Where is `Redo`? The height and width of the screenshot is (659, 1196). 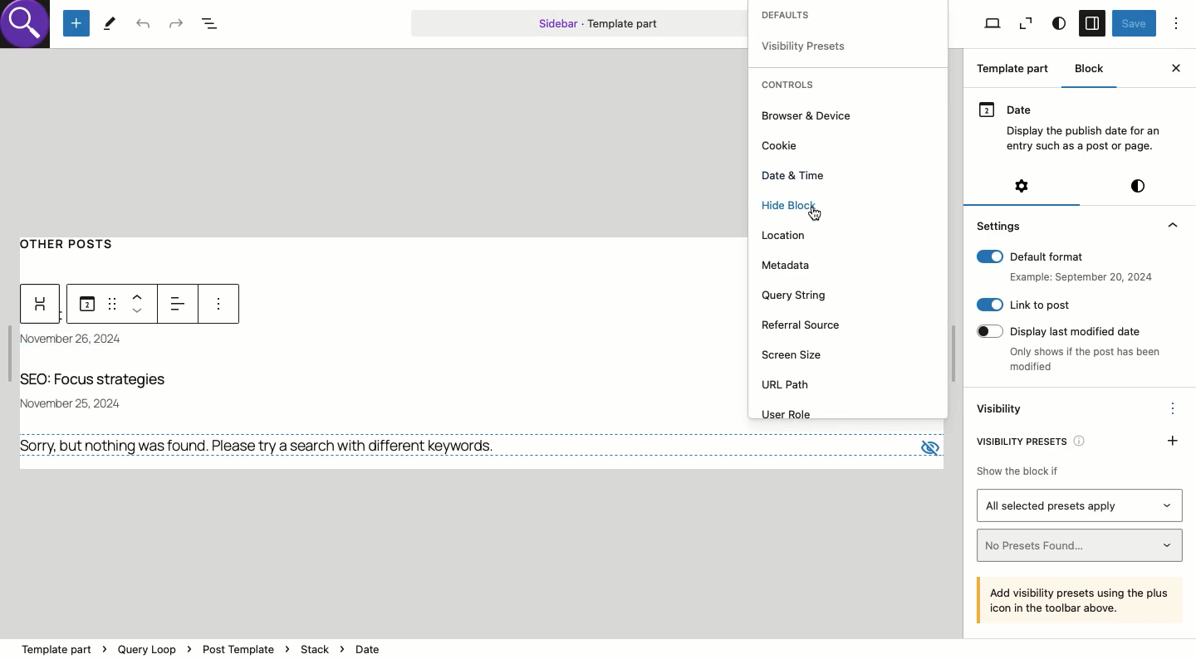
Redo is located at coordinates (175, 22).